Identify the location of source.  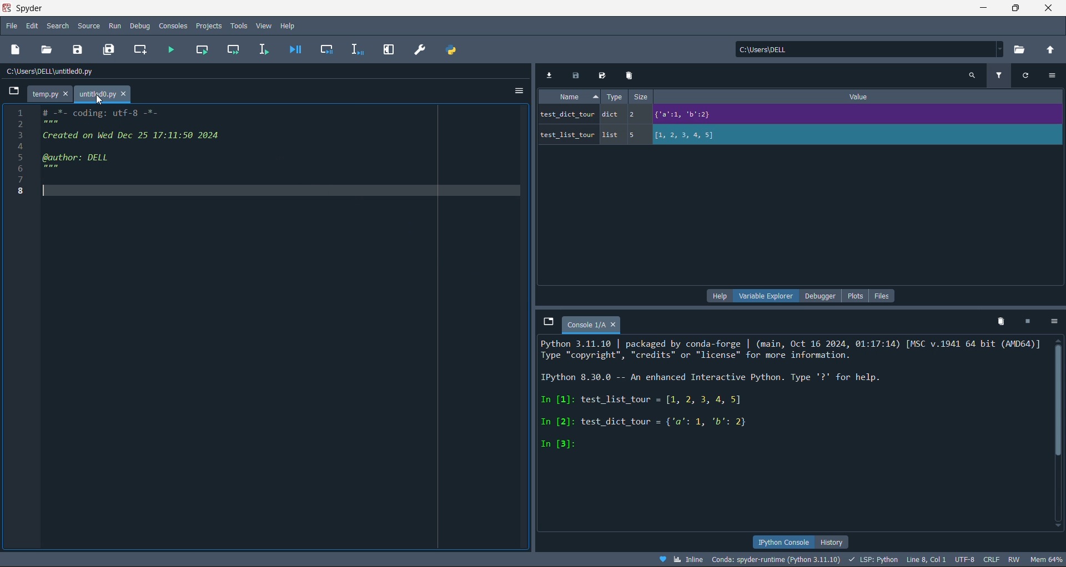
(92, 26).